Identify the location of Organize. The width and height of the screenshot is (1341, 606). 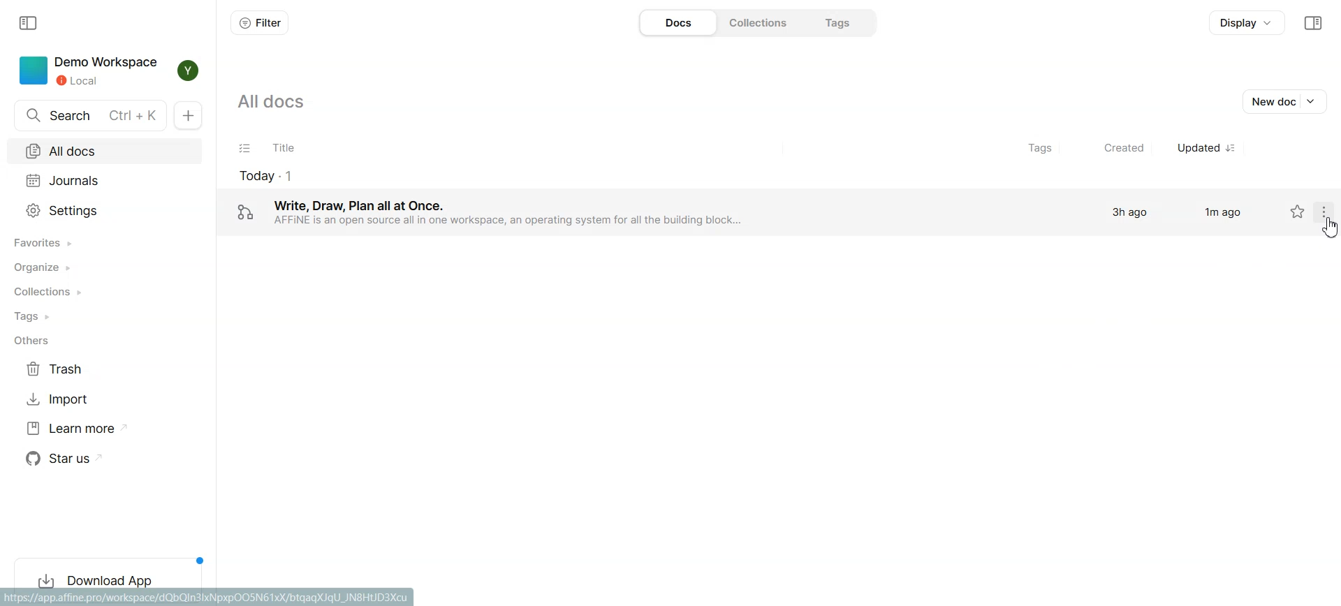
(103, 269).